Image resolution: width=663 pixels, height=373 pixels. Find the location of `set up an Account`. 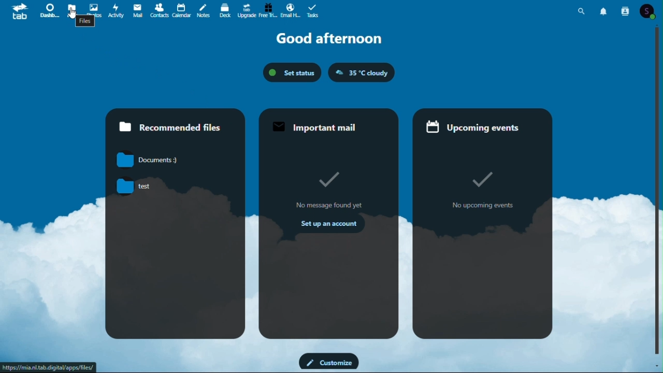

set up an Account is located at coordinates (328, 226).